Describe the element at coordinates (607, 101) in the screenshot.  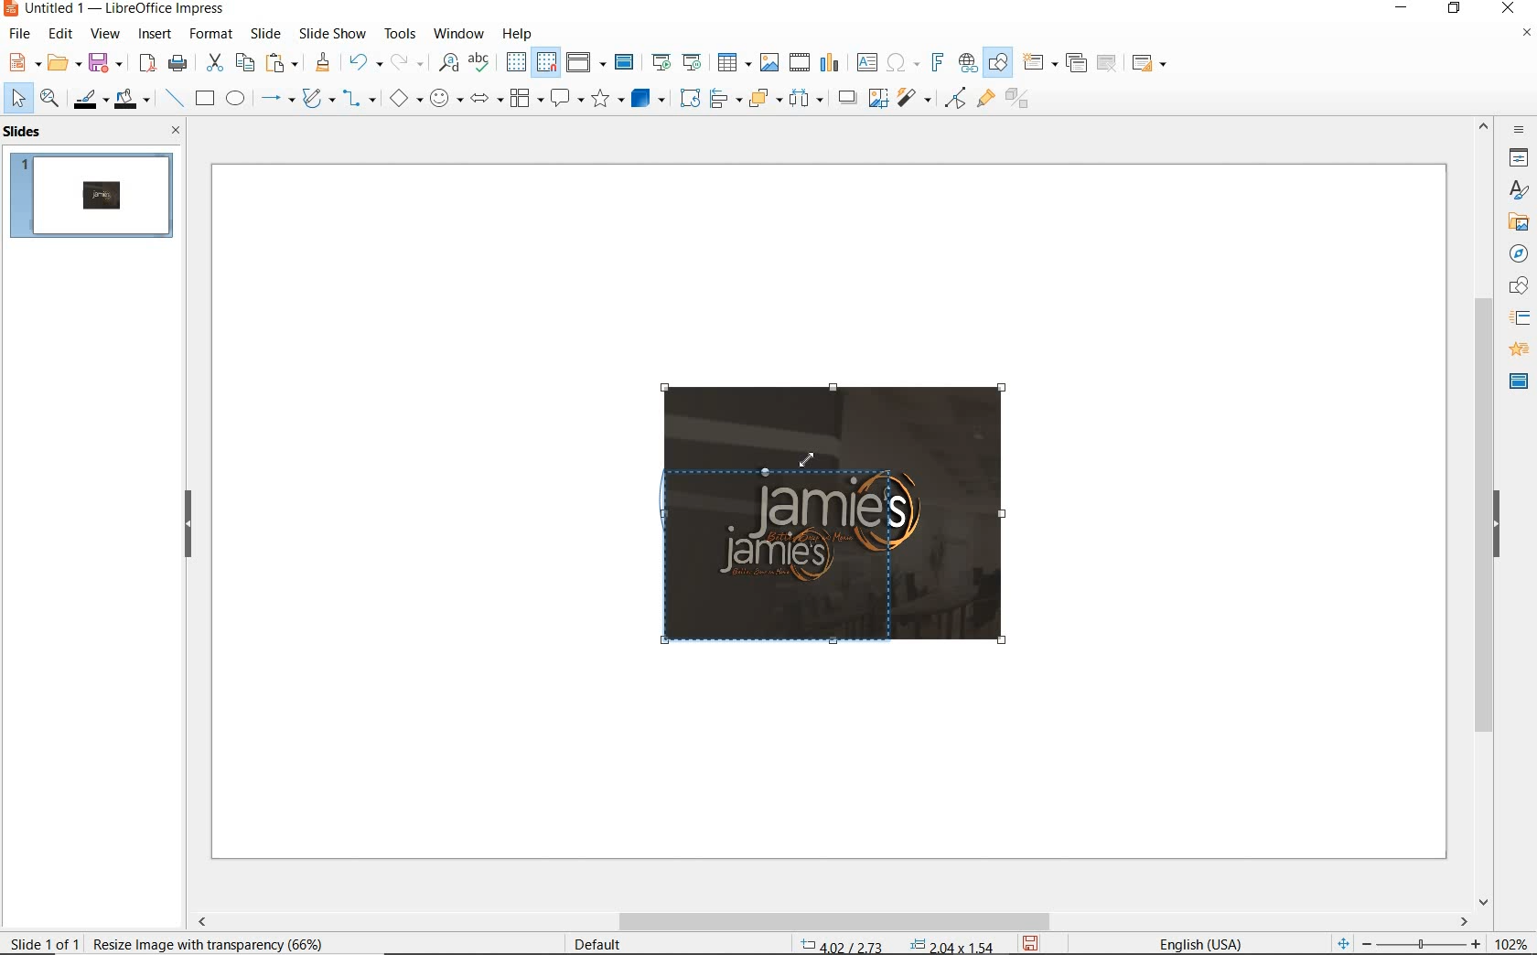
I see `stars and banners` at that location.